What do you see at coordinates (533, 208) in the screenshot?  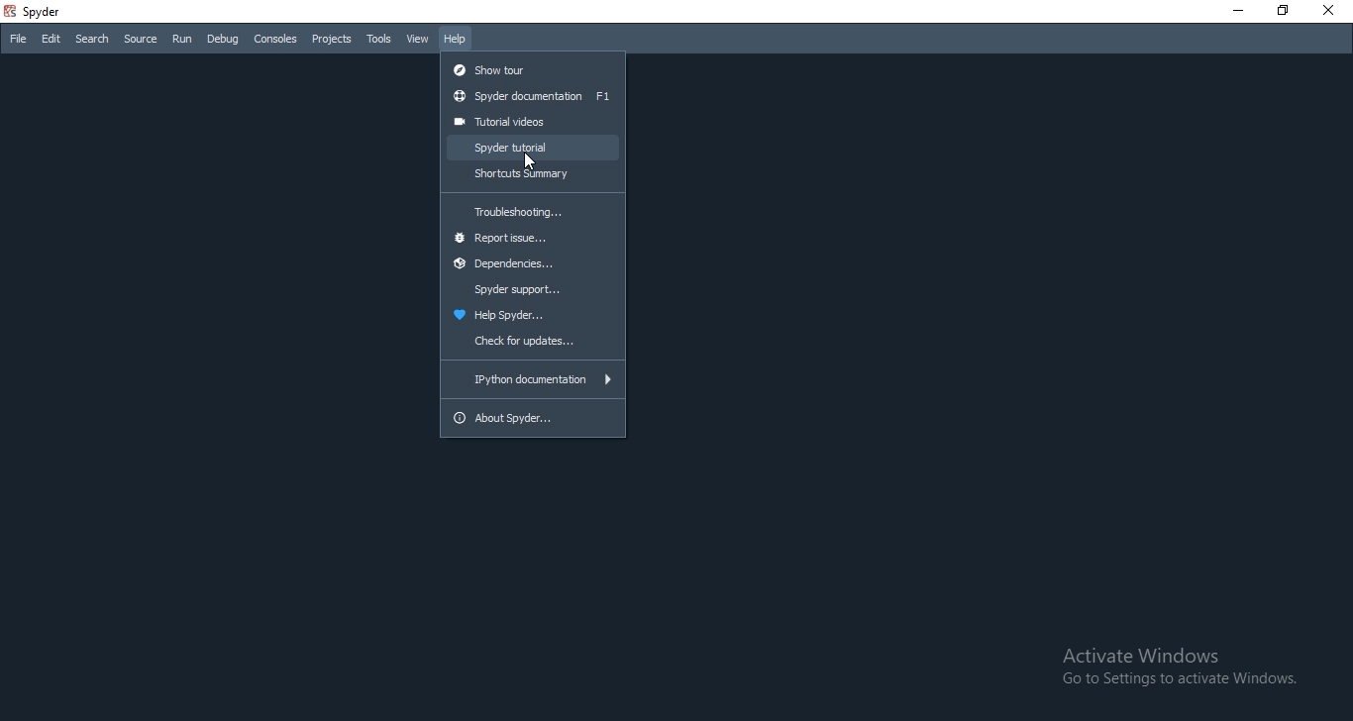 I see `Troubleshooting` at bounding box center [533, 208].